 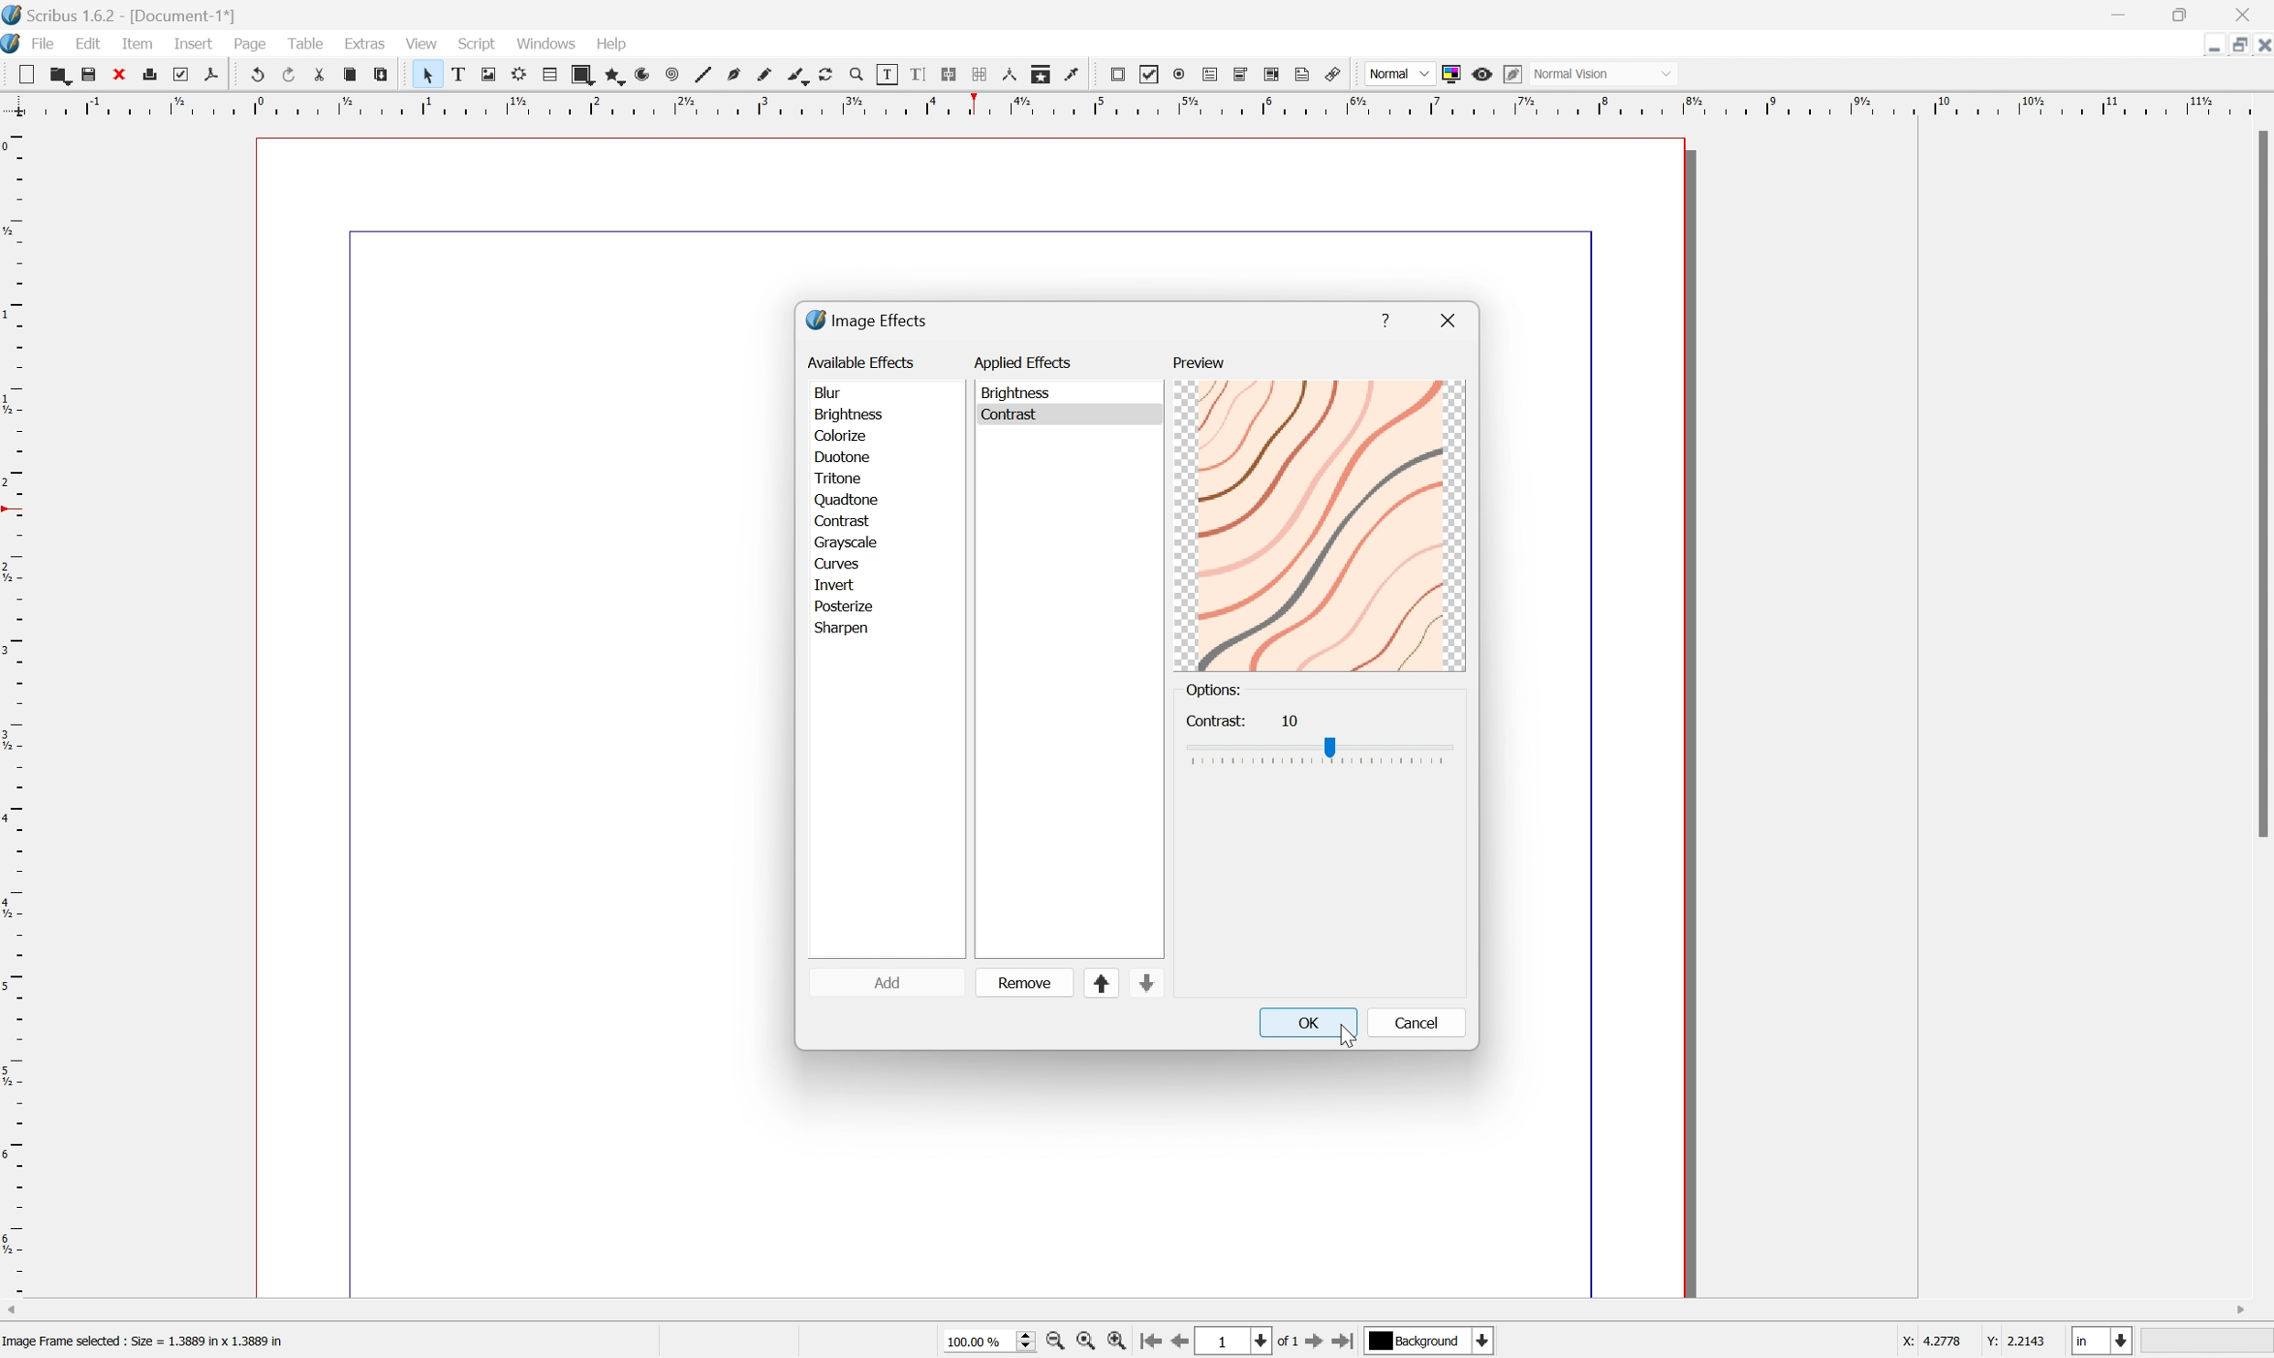 What do you see at coordinates (1137, 1306) in the screenshot?
I see `Scroll bar` at bounding box center [1137, 1306].